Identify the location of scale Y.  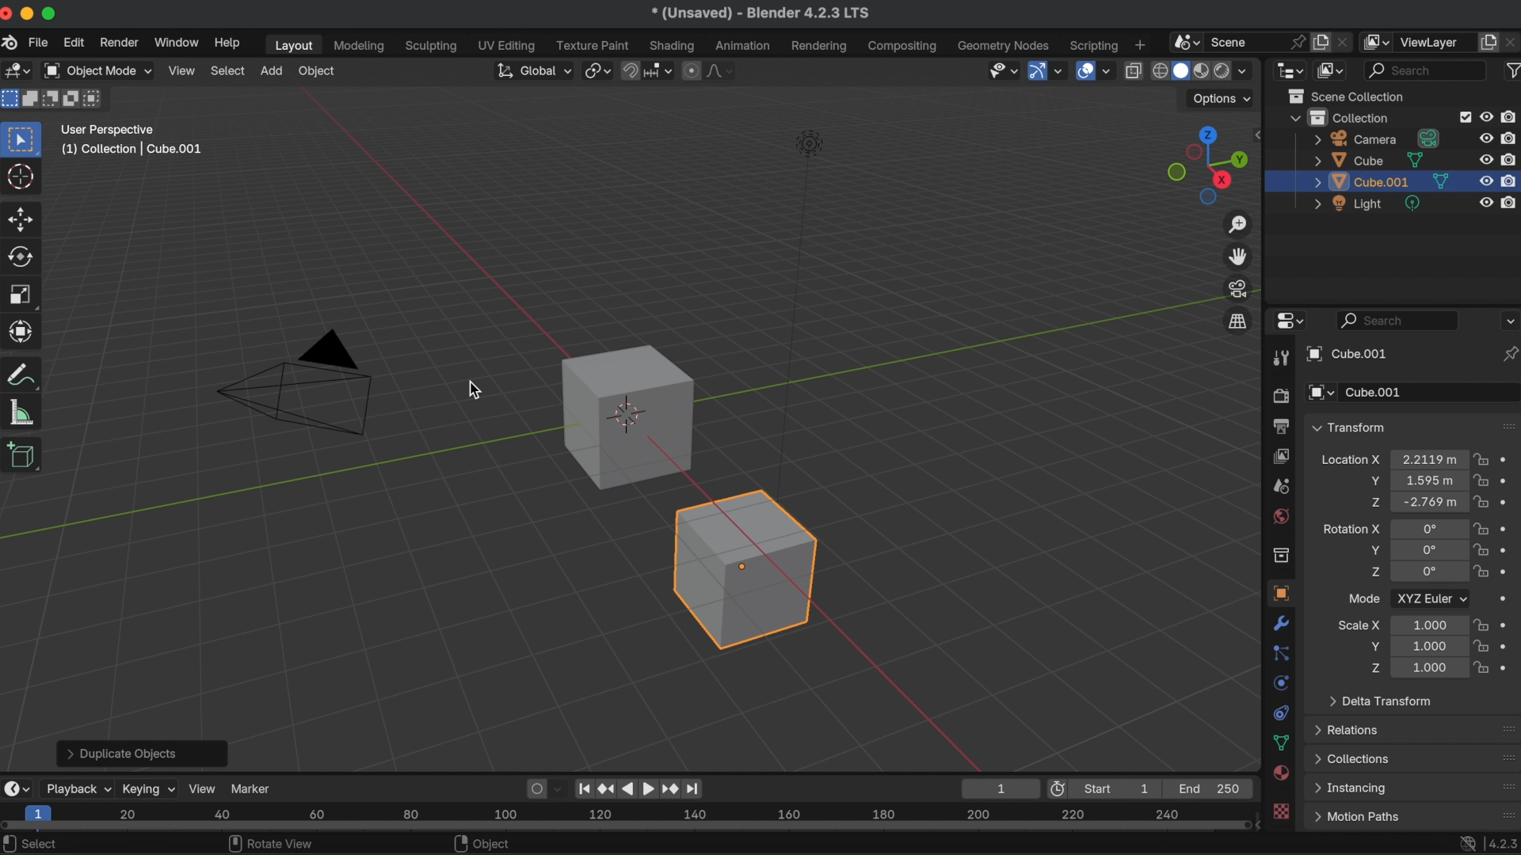
(1370, 646).